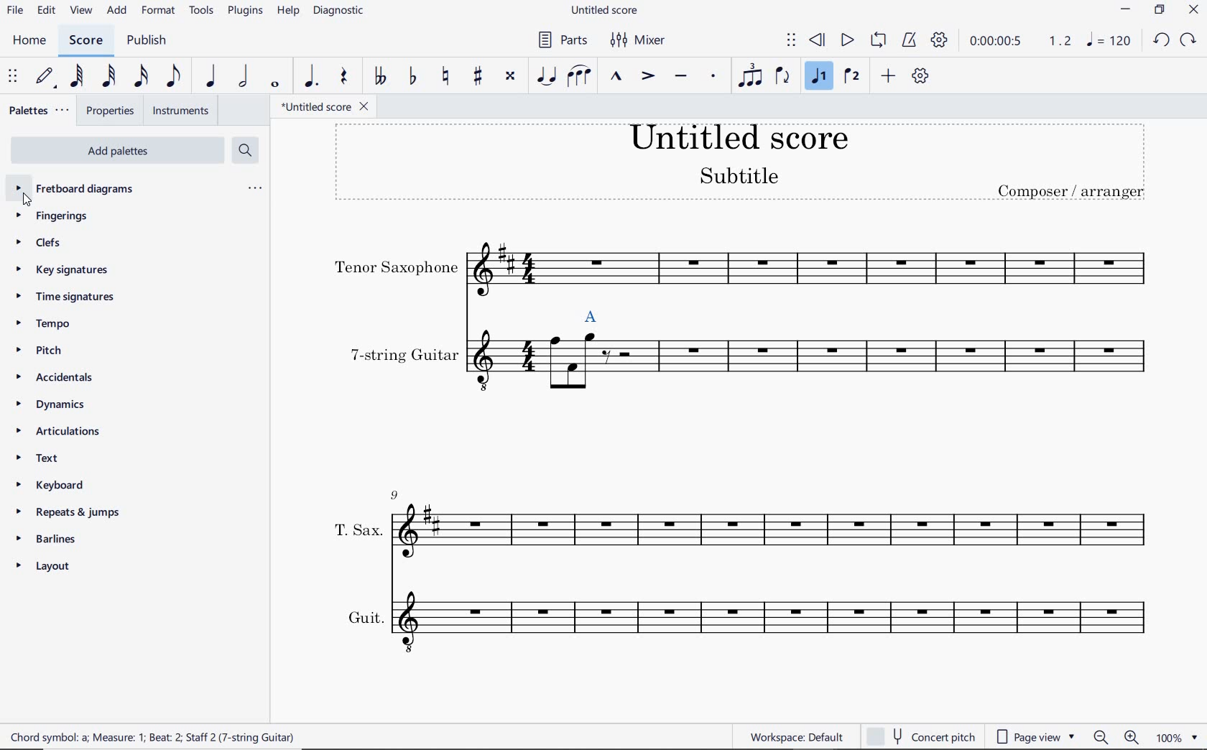 The height and width of the screenshot is (750, 1207). Describe the element at coordinates (545, 76) in the screenshot. I see `TIE` at that location.